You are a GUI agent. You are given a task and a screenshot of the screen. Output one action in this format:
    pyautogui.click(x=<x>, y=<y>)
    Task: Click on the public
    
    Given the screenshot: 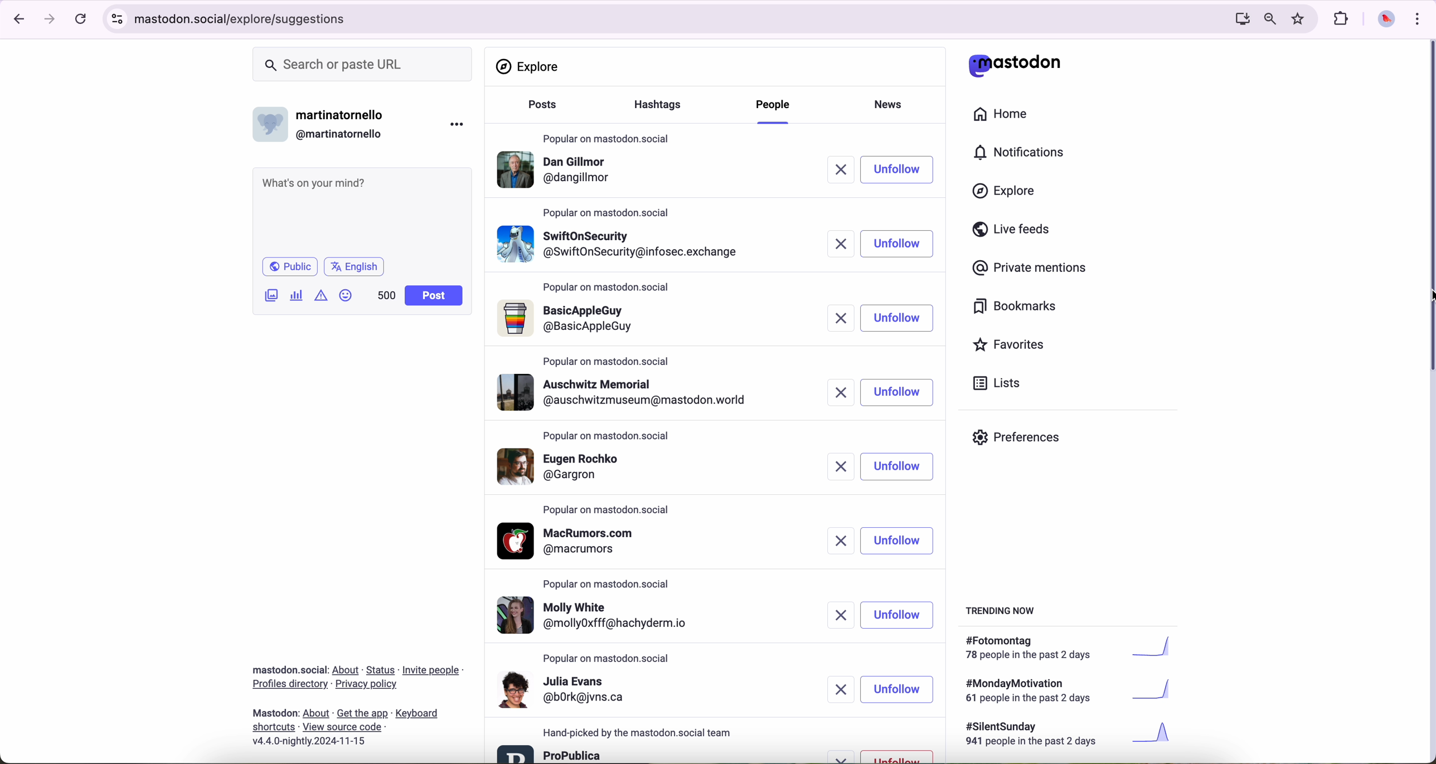 What is the action you would take?
    pyautogui.click(x=289, y=266)
    